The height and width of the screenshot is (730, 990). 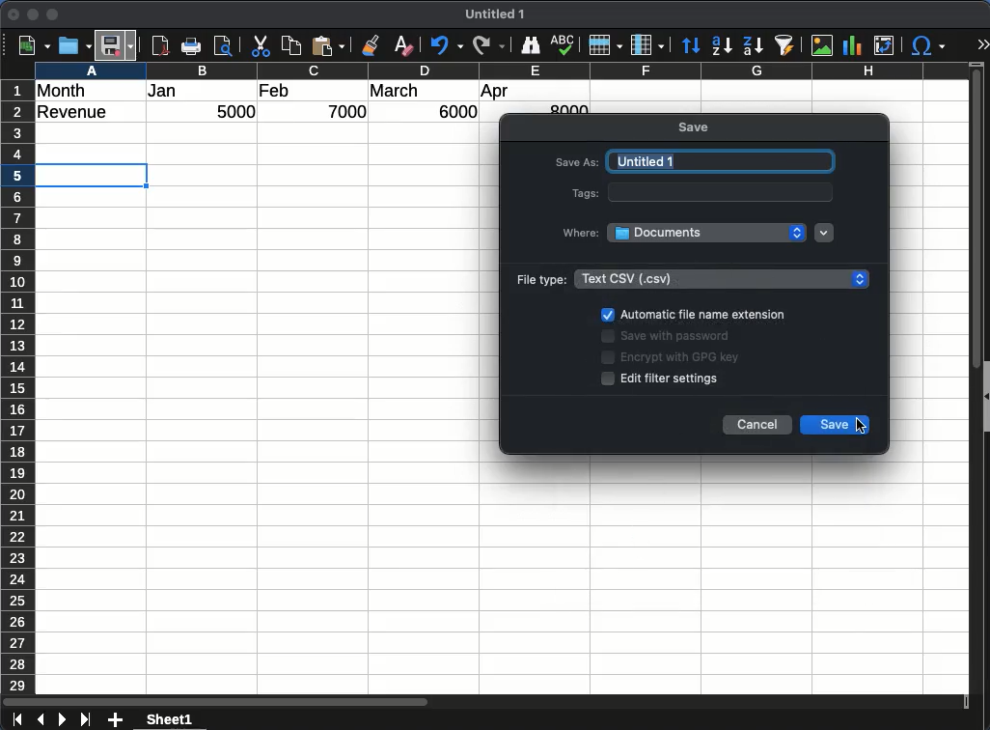 I want to click on autofilter, so click(x=784, y=45).